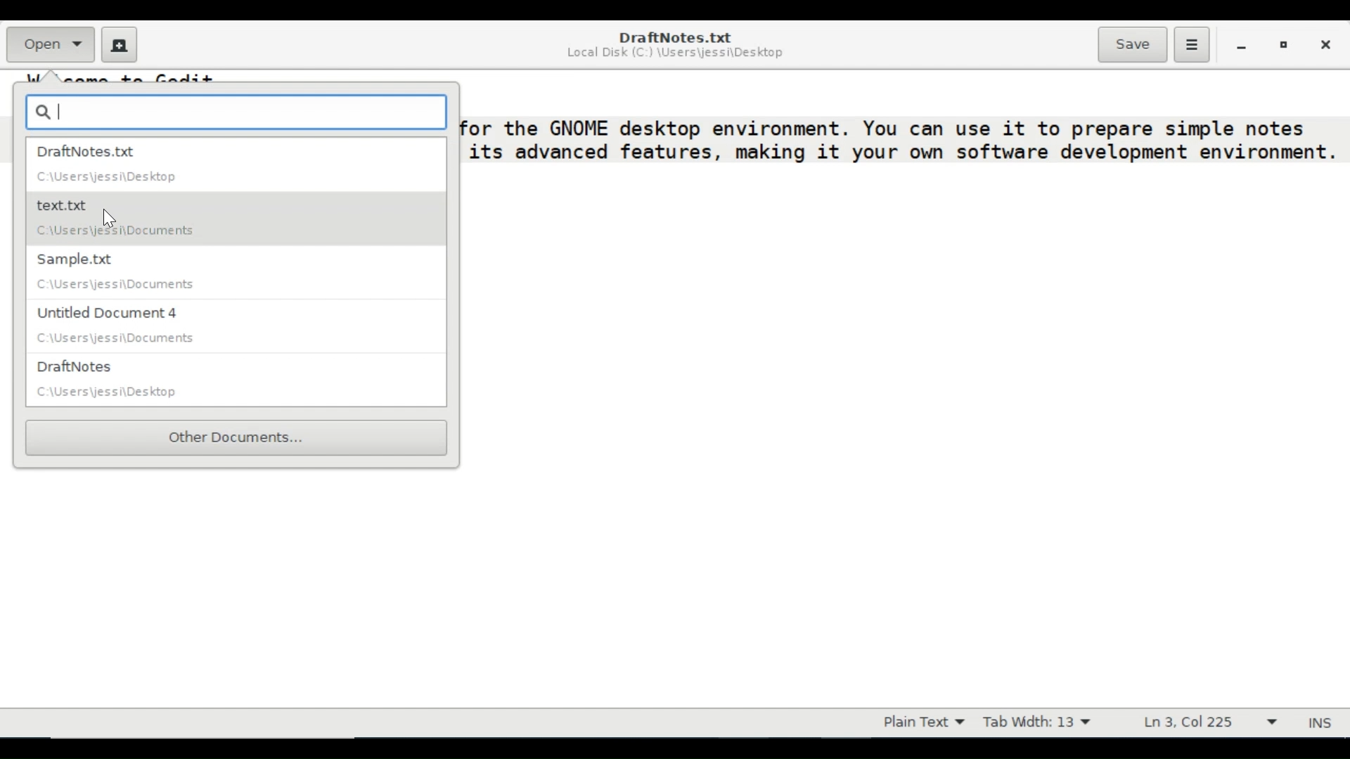  What do you see at coordinates (1036, 722) in the screenshot?
I see `Tab Width` at bounding box center [1036, 722].